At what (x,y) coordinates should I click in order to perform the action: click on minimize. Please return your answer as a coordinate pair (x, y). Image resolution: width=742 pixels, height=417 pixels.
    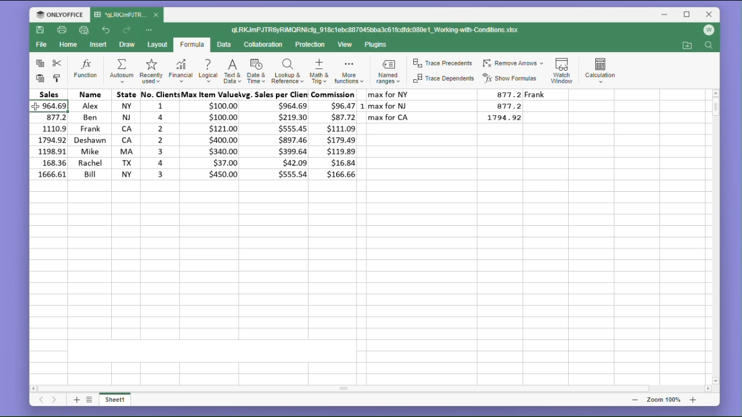
    Looking at the image, I should click on (666, 16).